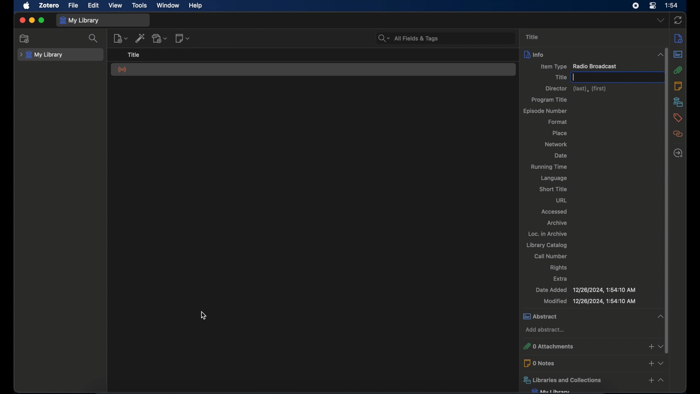 This screenshot has width=700, height=394. What do you see at coordinates (183, 38) in the screenshot?
I see `new note` at bounding box center [183, 38].